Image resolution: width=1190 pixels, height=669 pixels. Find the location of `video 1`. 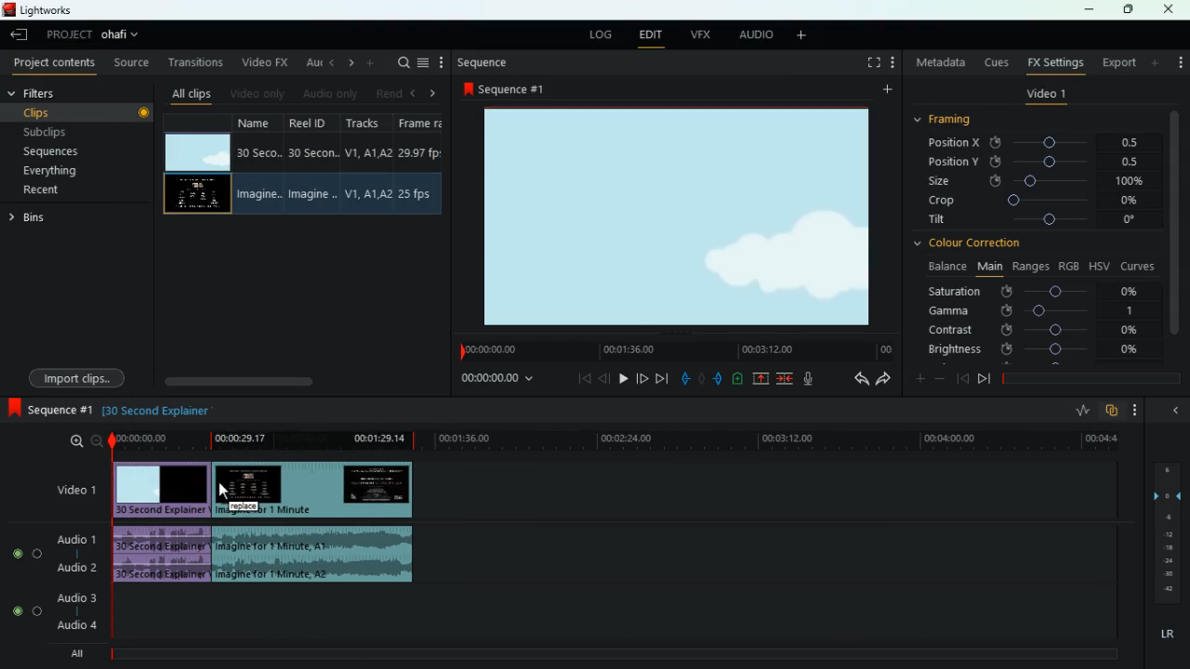

video 1 is located at coordinates (73, 492).